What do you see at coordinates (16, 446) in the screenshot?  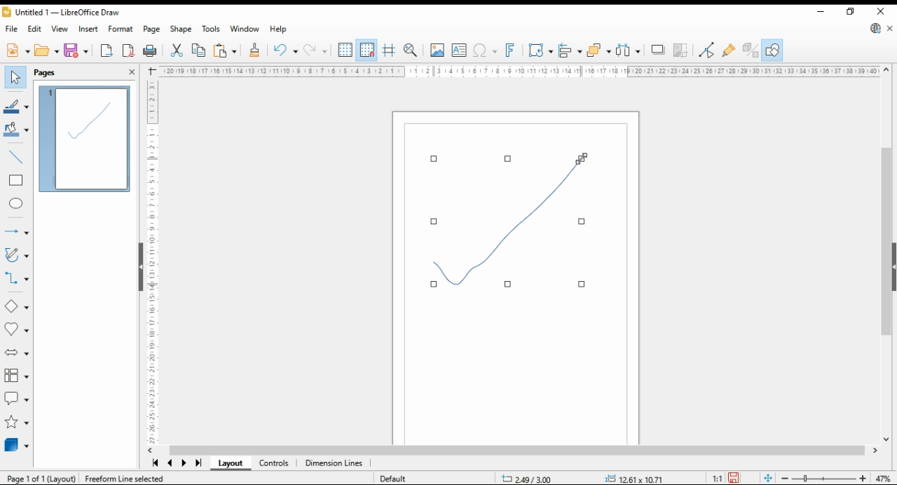 I see `3D objects` at bounding box center [16, 446].